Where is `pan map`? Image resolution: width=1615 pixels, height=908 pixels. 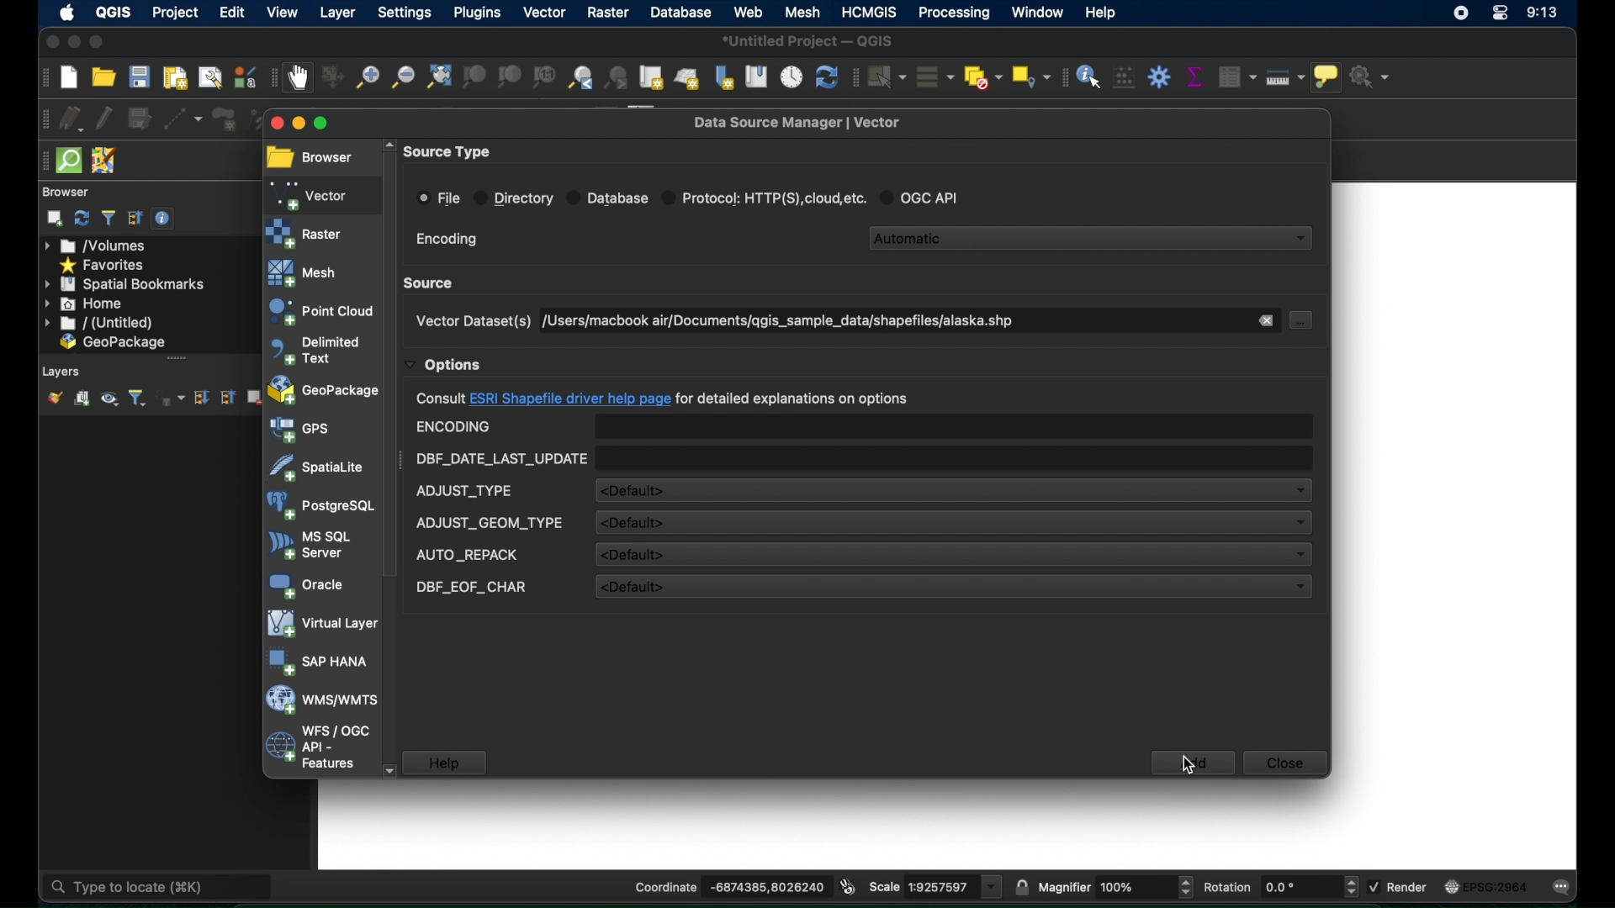
pan map is located at coordinates (299, 79).